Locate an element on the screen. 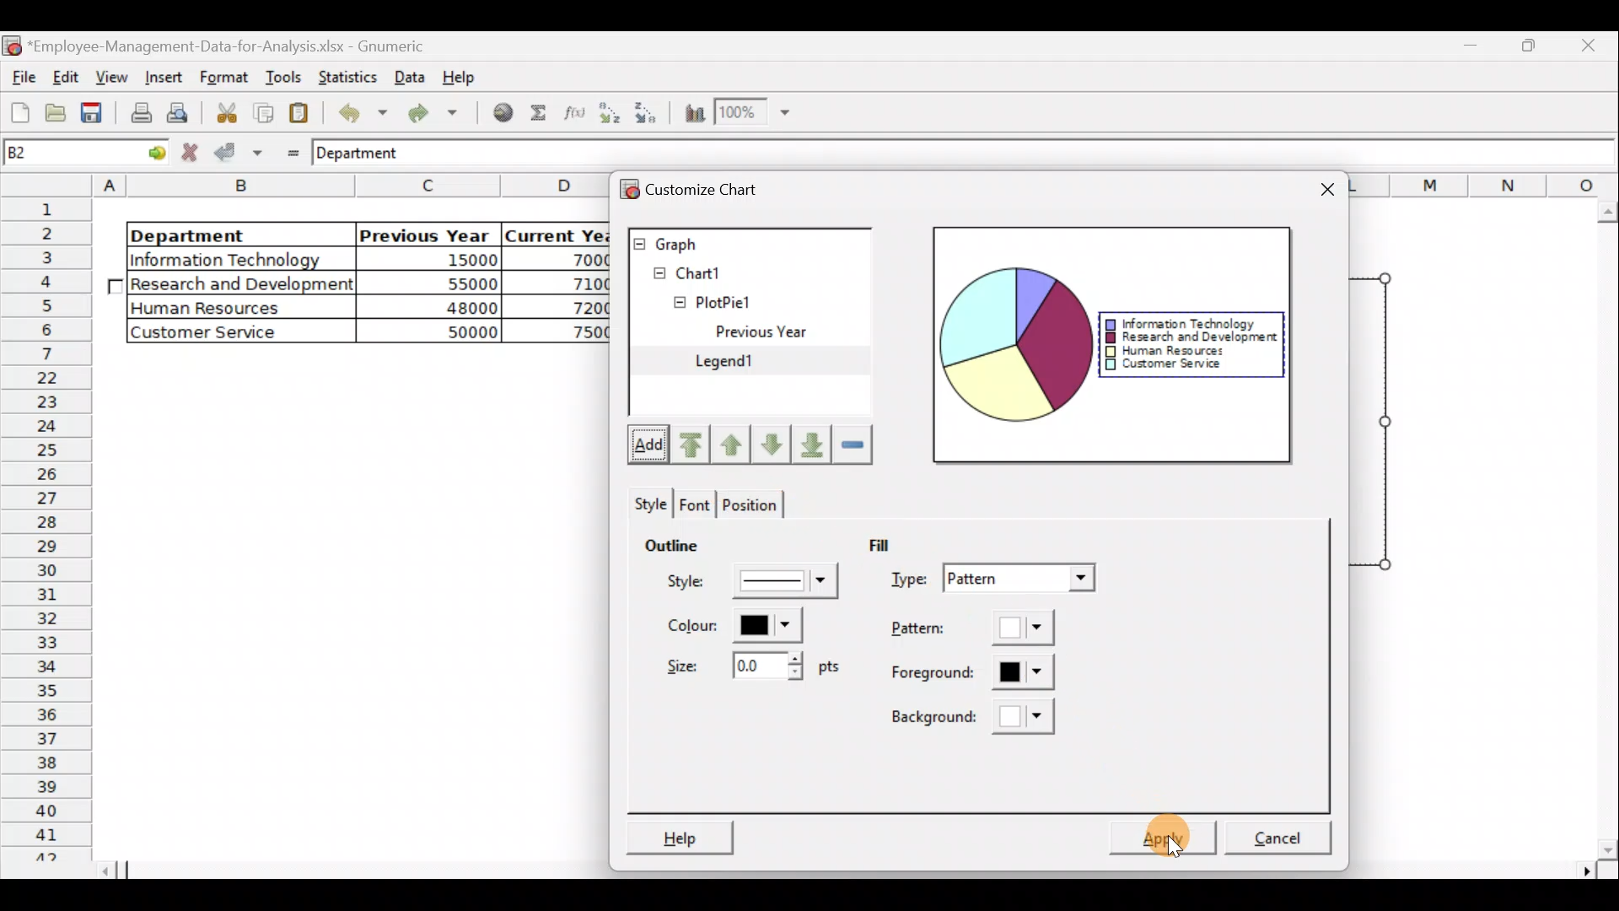 The image size is (1619, 911). Title to chart1 is located at coordinates (734, 554).